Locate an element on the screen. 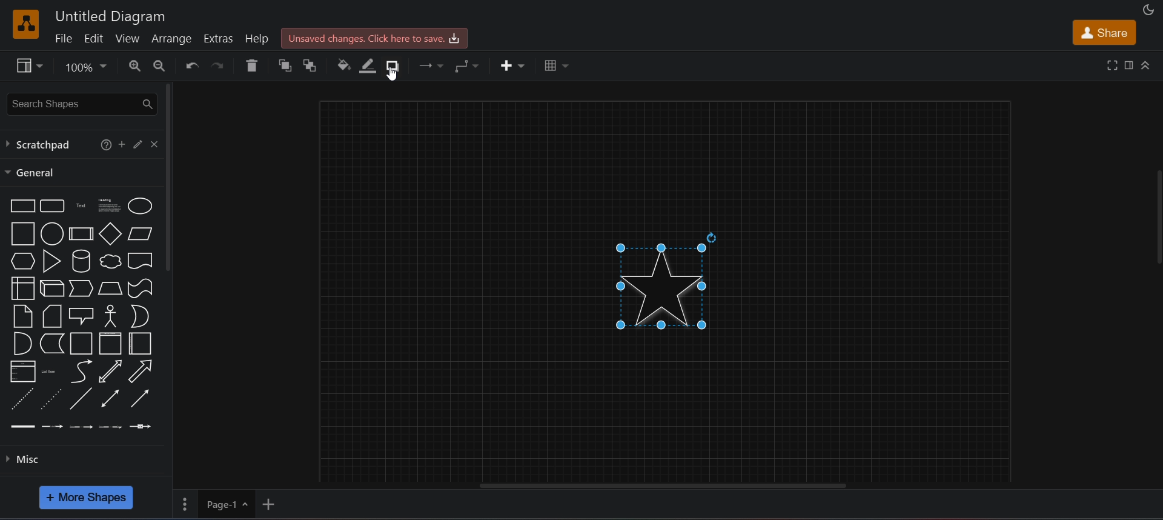 The width and height of the screenshot is (1163, 520). view is located at coordinates (131, 38).